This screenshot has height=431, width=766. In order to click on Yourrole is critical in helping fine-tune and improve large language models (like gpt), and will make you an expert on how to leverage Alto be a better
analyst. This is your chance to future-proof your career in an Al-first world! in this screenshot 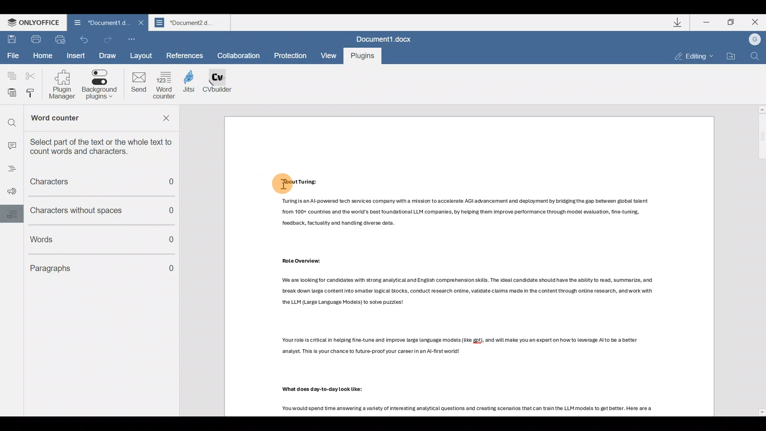, I will do `click(487, 350)`.